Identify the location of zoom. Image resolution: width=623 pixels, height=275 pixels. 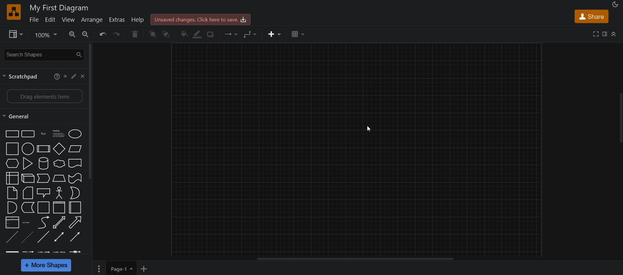
(45, 36).